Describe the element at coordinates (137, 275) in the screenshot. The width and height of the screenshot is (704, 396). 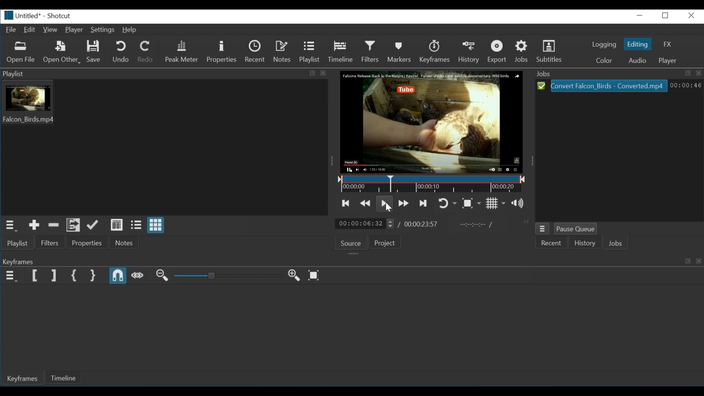
I see `Scrub while dragging` at that location.